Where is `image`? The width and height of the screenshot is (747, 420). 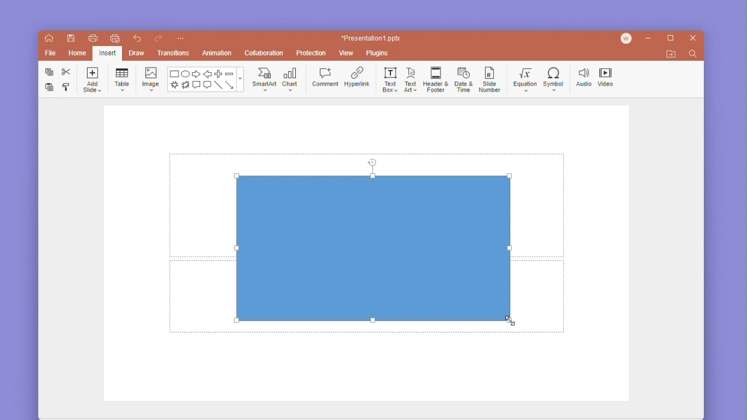 image is located at coordinates (151, 79).